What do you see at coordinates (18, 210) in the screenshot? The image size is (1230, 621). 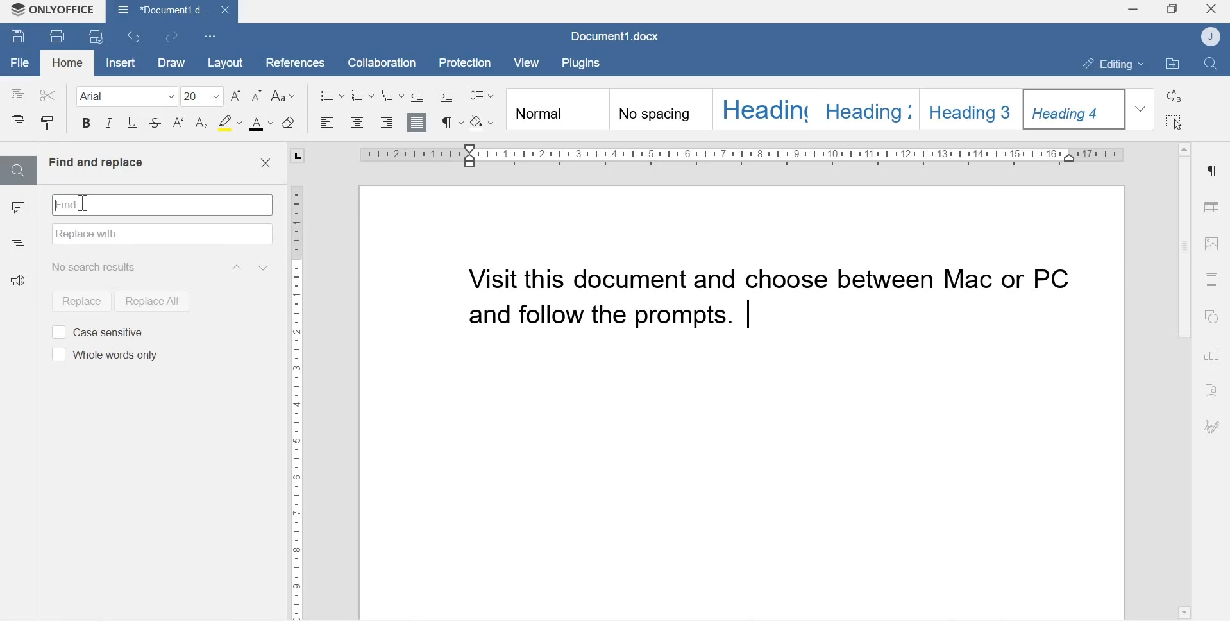 I see `Comments` at bounding box center [18, 210].